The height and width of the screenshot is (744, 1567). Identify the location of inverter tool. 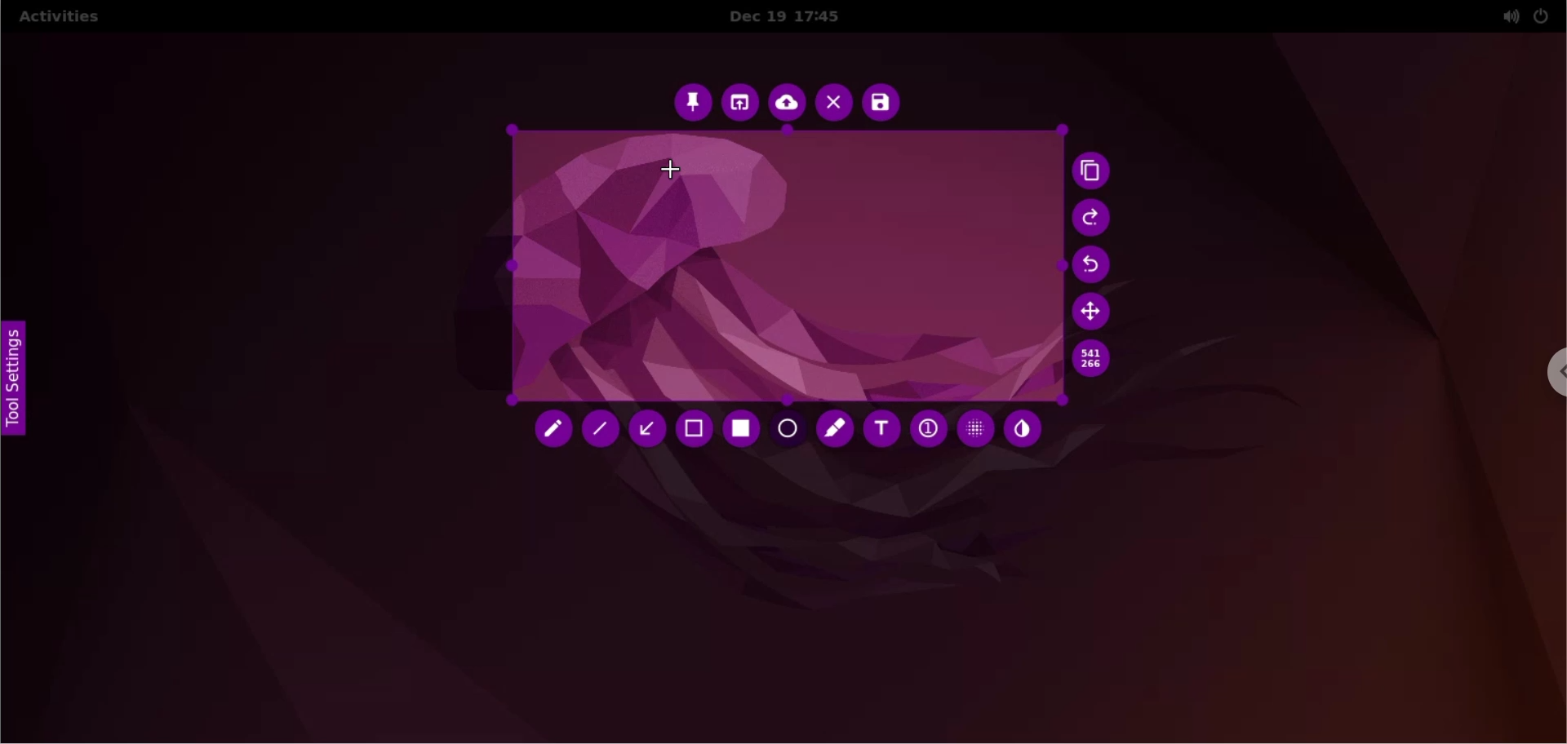
(1023, 430).